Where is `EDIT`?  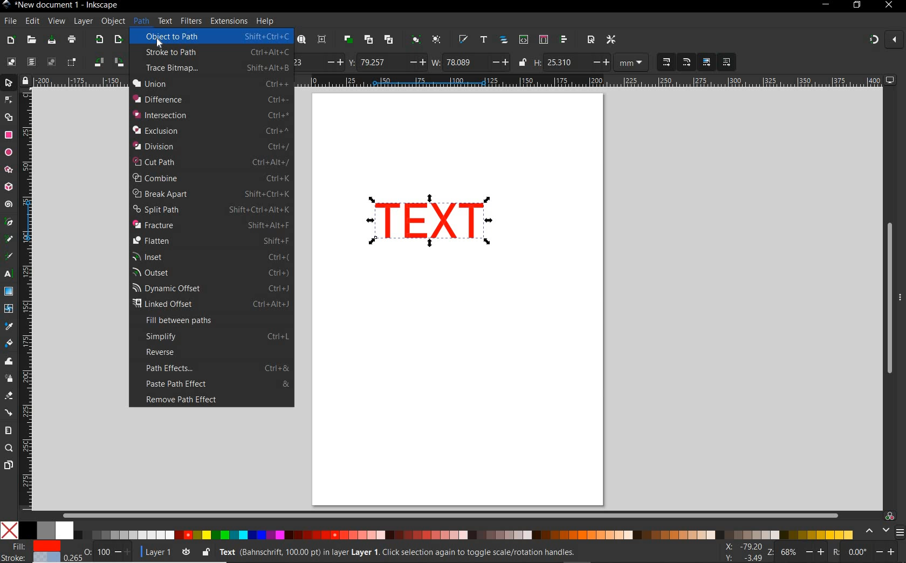 EDIT is located at coordinates (31, 22).